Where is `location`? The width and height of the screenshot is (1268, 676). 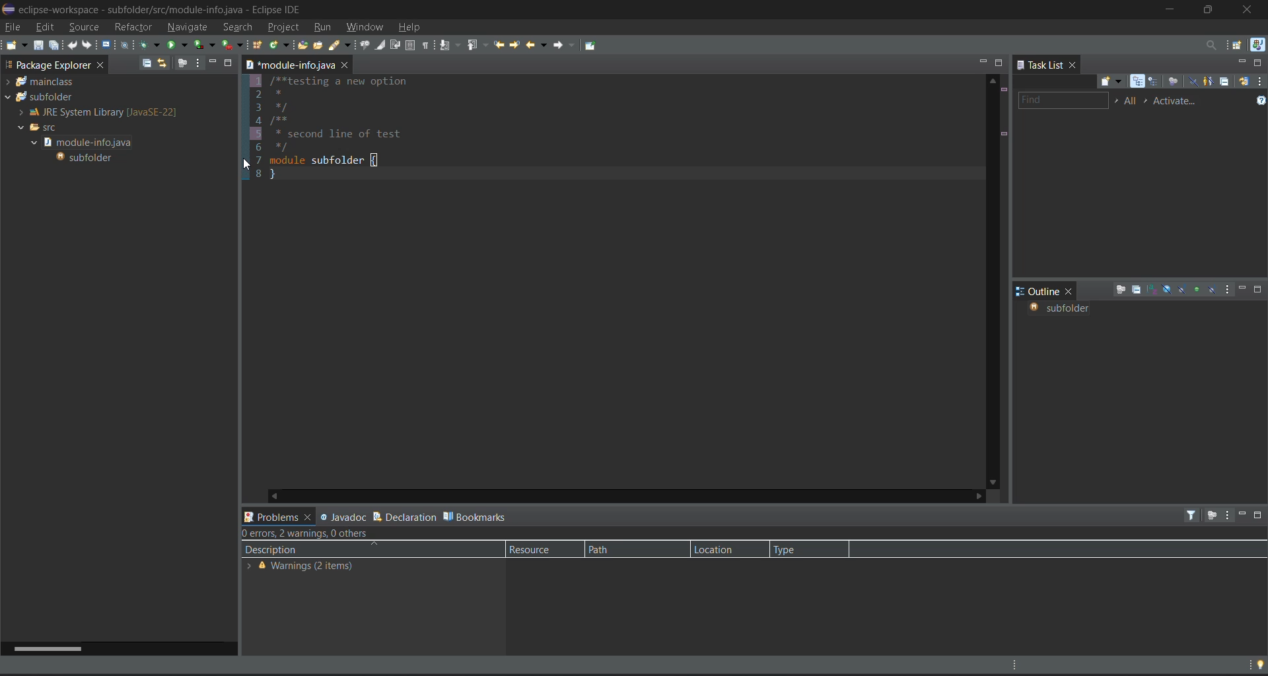
location is located at coordinates (719, 549).